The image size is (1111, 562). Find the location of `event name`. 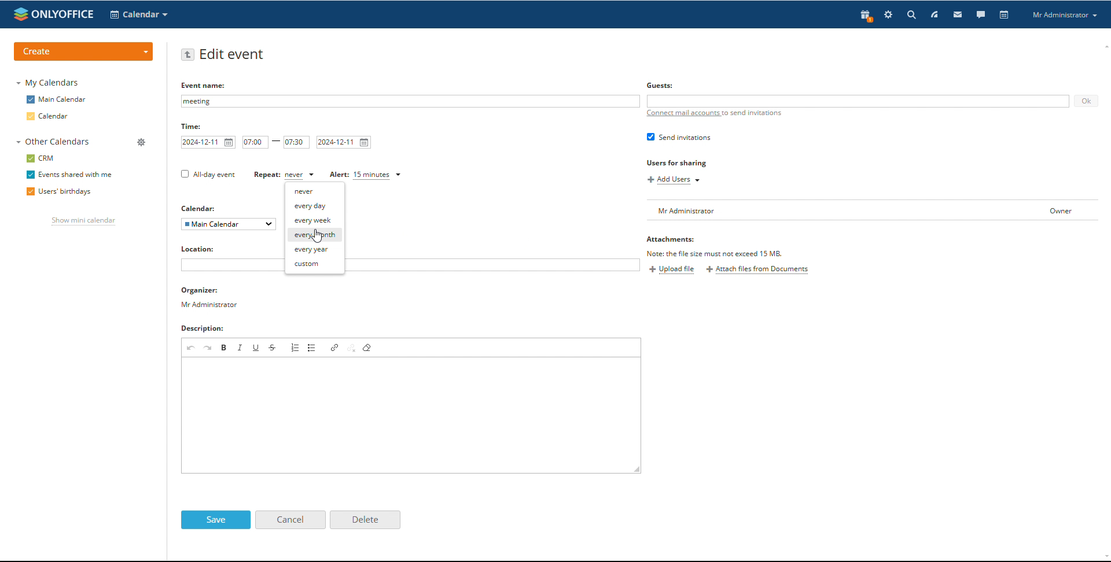

event name is located at coordinates (205, 85).